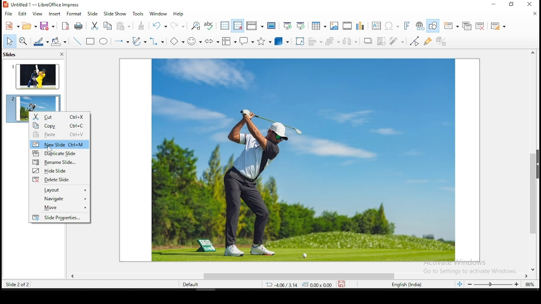  Describe the element at coordinates (333, 41) in the screenshot. I see `arrange` at that location.